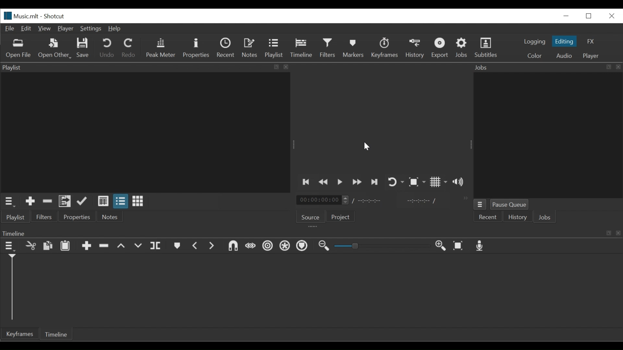 This screenshot has width=623, height=350. Describe the element at coordinates (488, 216) in the screenshot. I see `Recent` at that location.